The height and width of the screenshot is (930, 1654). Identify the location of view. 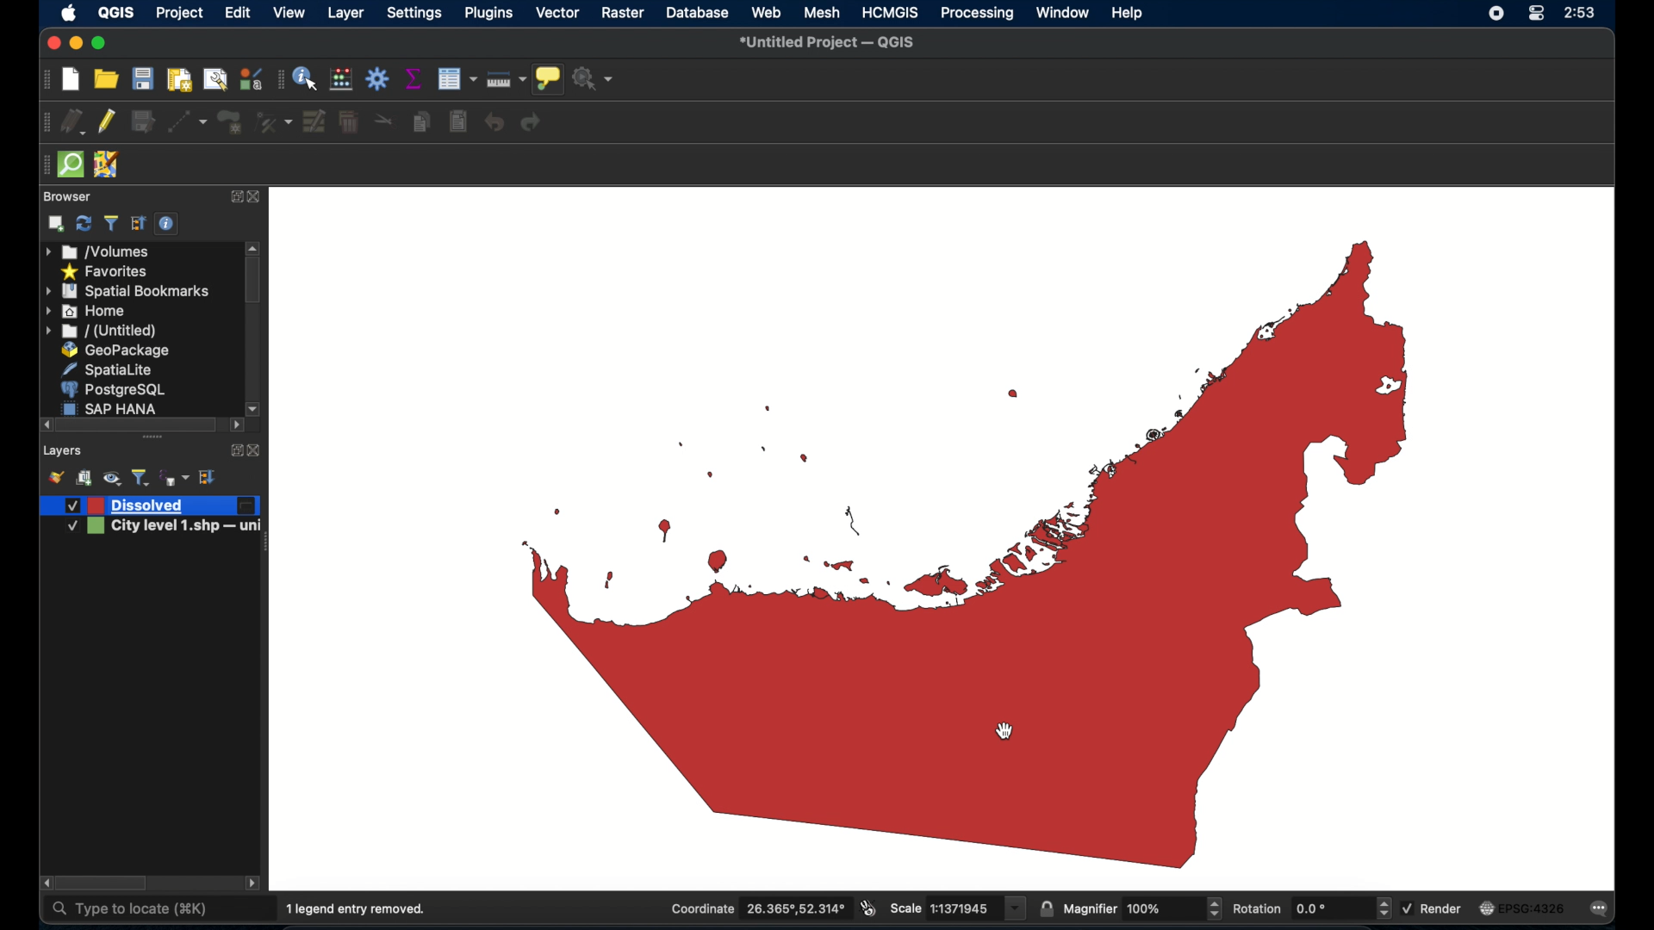
(289, 12).